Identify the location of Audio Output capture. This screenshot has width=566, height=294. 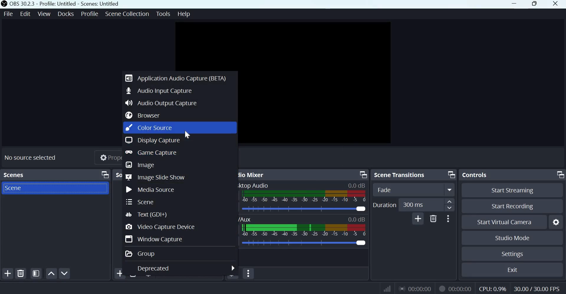
(165, 103).